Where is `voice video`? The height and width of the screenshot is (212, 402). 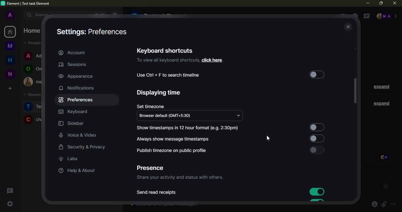
voice video is located at coordinates (82, 135).